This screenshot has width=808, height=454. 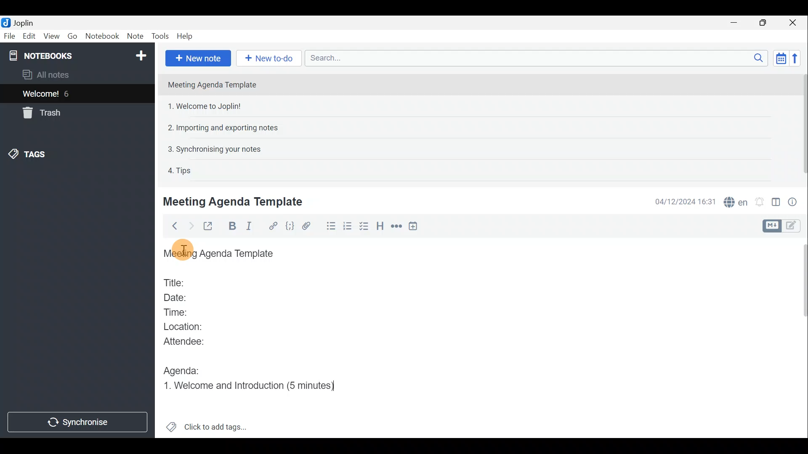 I want to click on Note, so click(x=134, y=34).